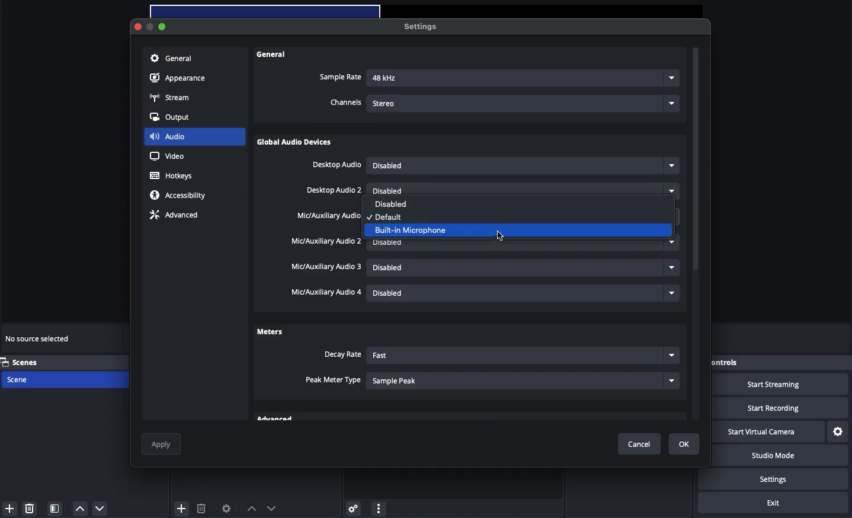 The height and width of the screenshot is (518, 852). I want to click on Scroll, so click(696, 235).